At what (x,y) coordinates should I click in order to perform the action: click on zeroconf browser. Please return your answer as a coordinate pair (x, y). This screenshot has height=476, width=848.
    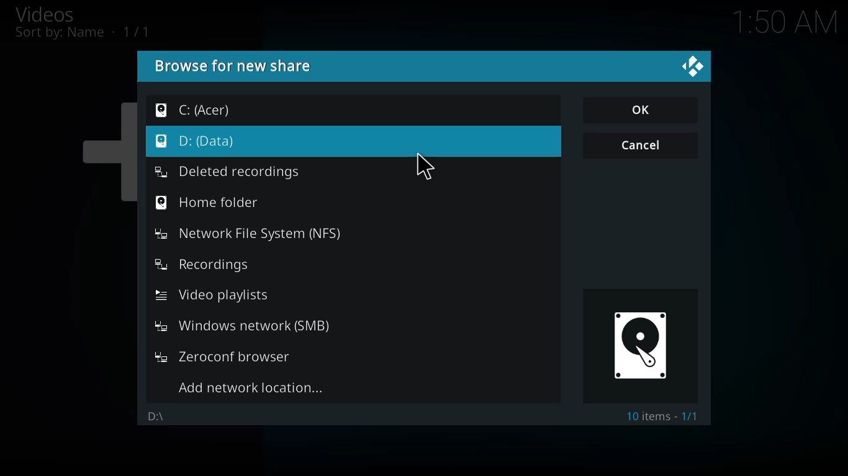
    Looking at the image, I should click on (224, 356).